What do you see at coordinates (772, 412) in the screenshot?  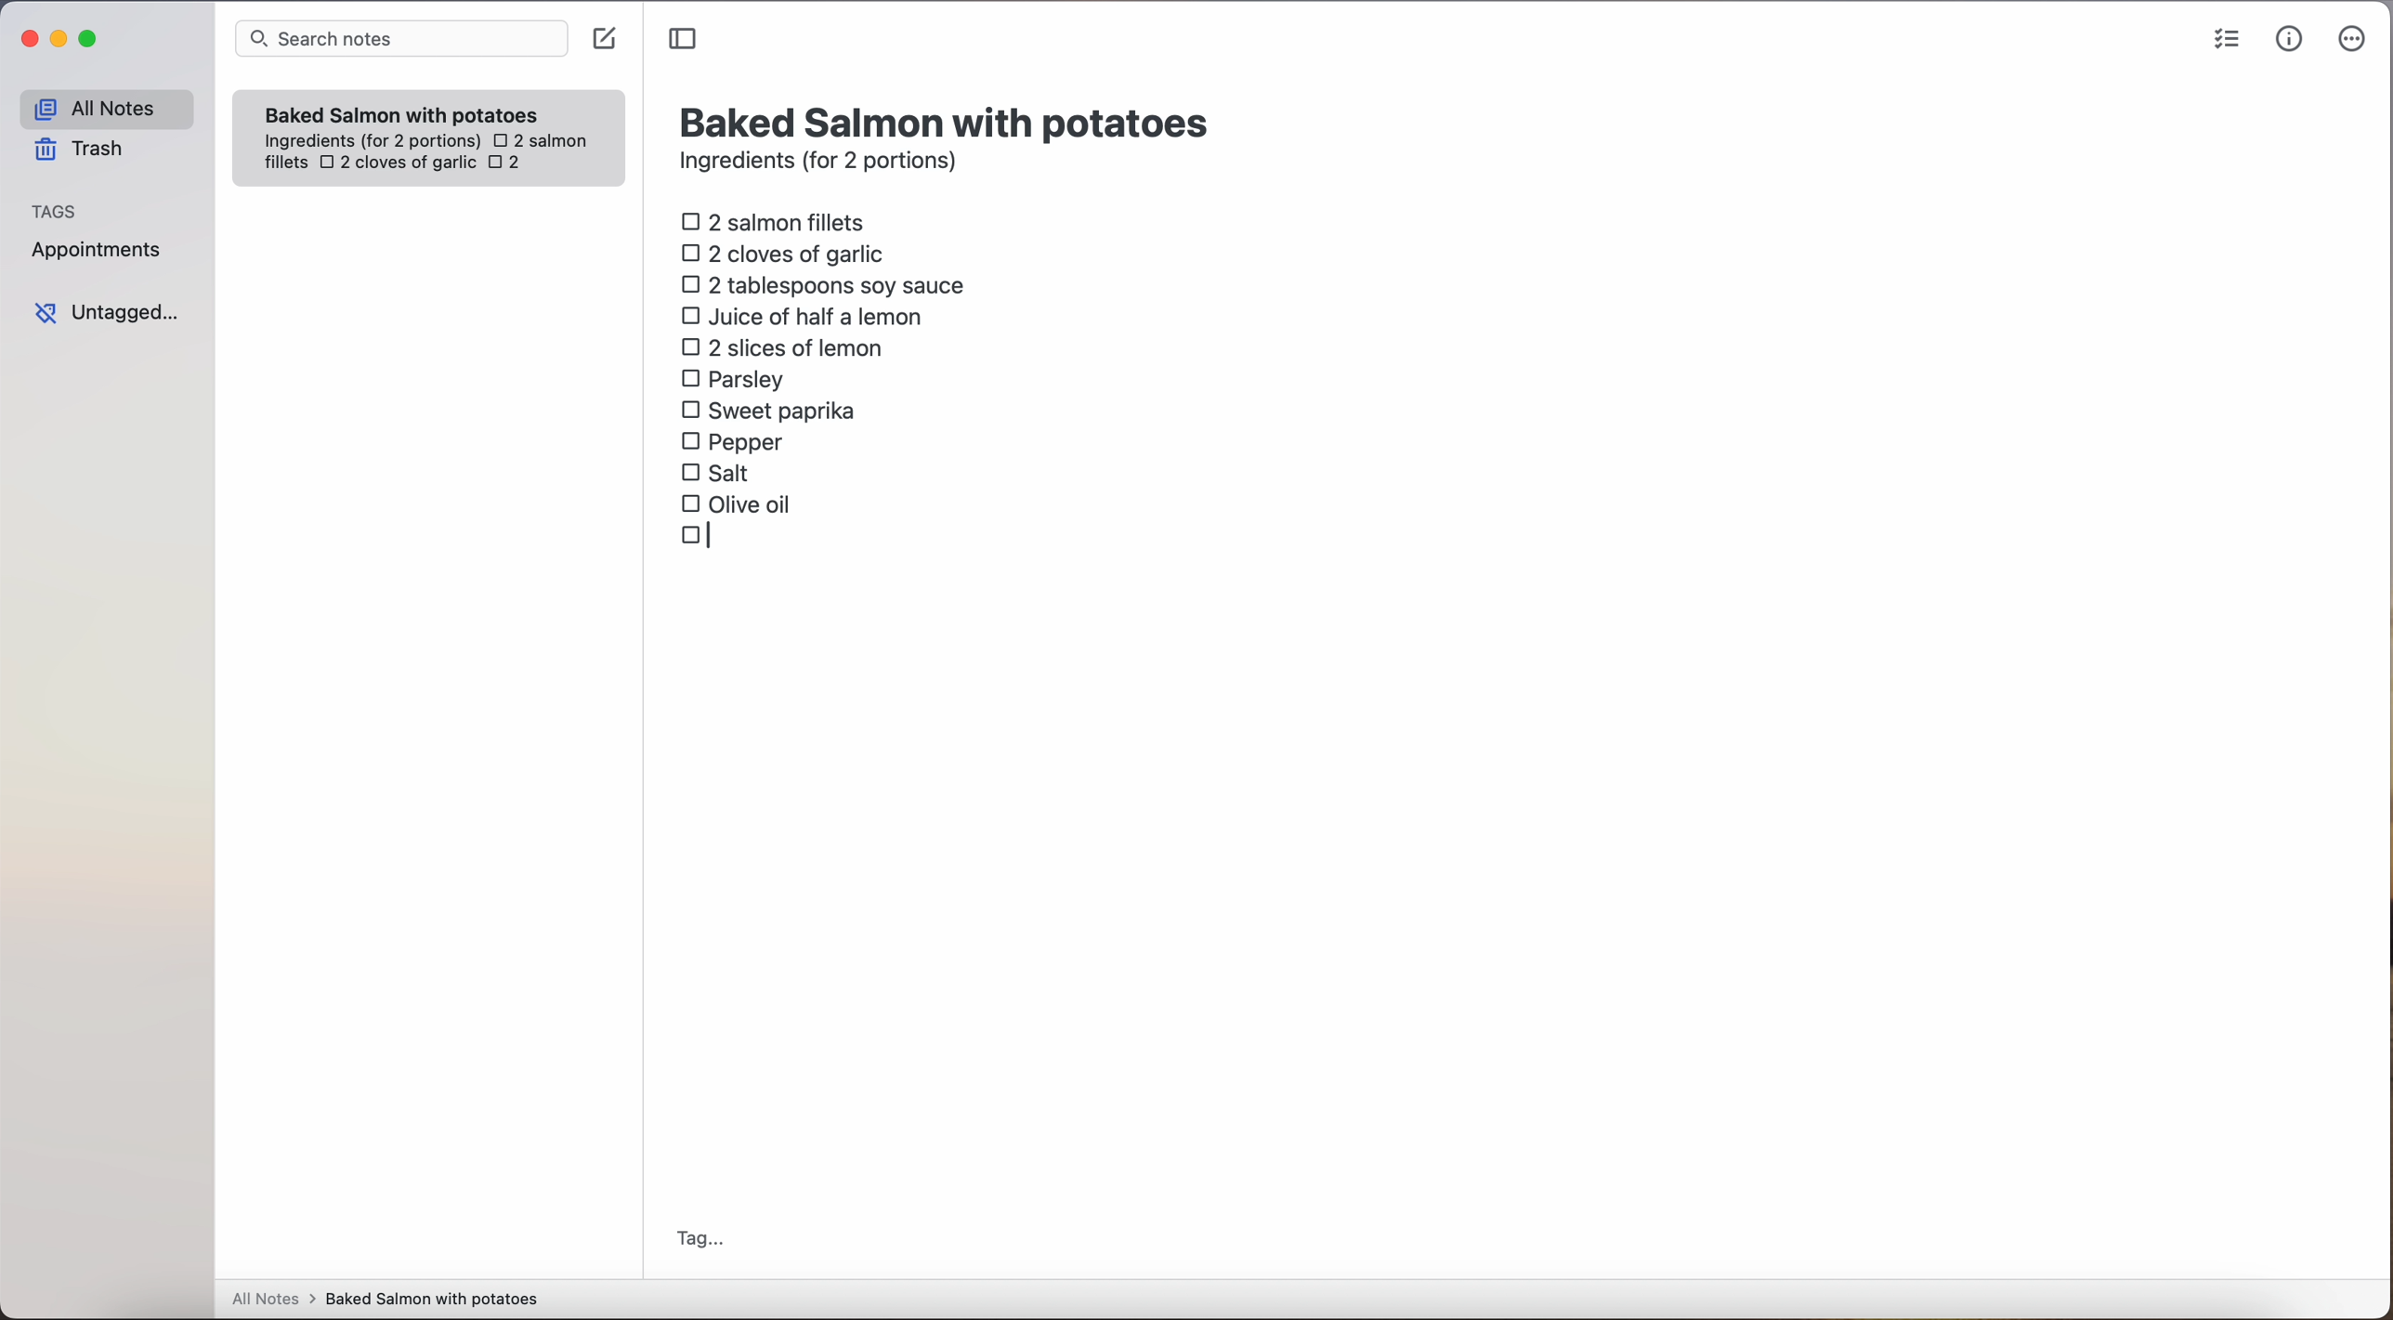 I see `sweet paprika` at bounding box center [772, 412].